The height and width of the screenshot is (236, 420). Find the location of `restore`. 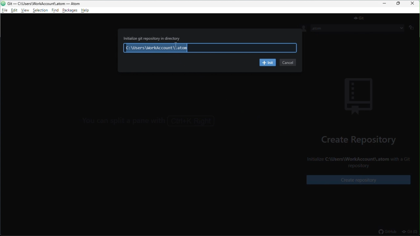

restore is located at coordinates (399, 3).